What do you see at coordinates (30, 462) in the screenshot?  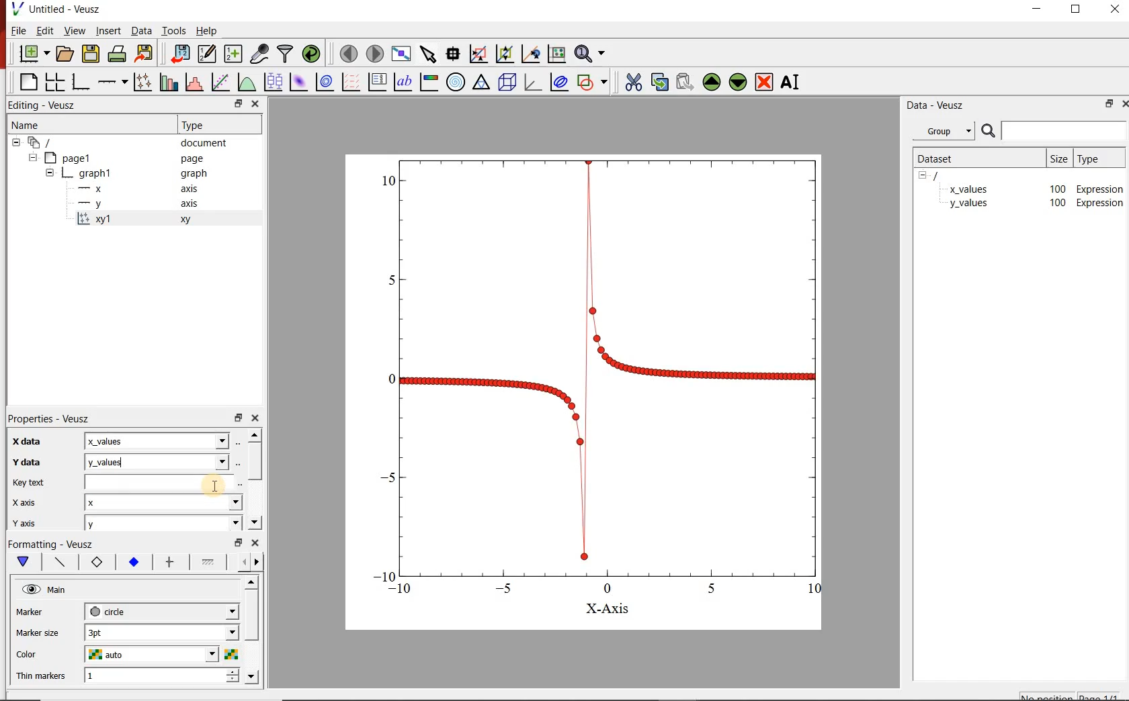 I see `Y data` at bounding box center [30, 462].